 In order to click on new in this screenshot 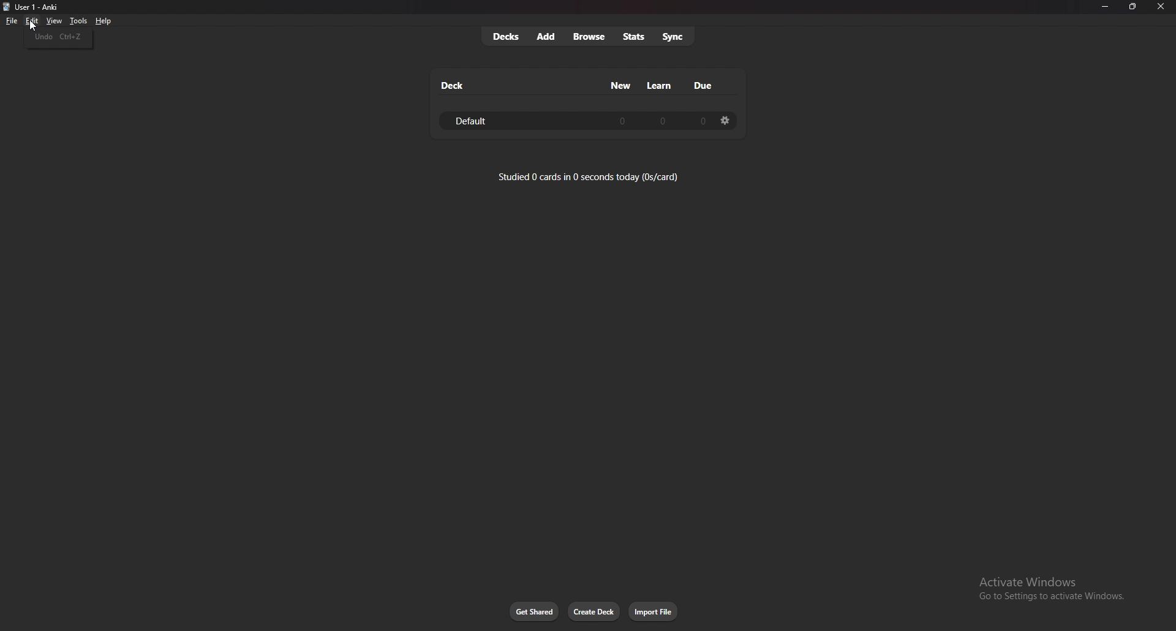, I will do `click(621, 86)`.